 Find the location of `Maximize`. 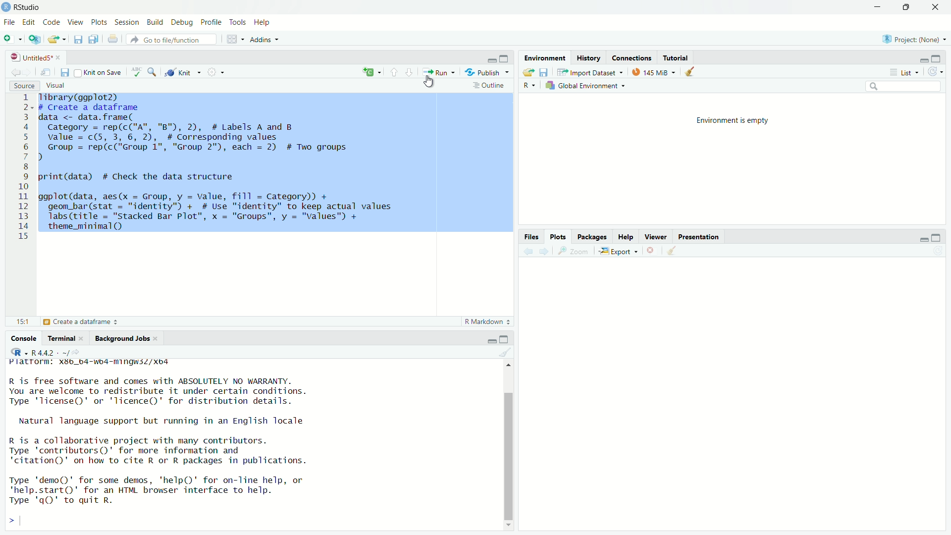

Maximize is located at coordinates (505, 58).